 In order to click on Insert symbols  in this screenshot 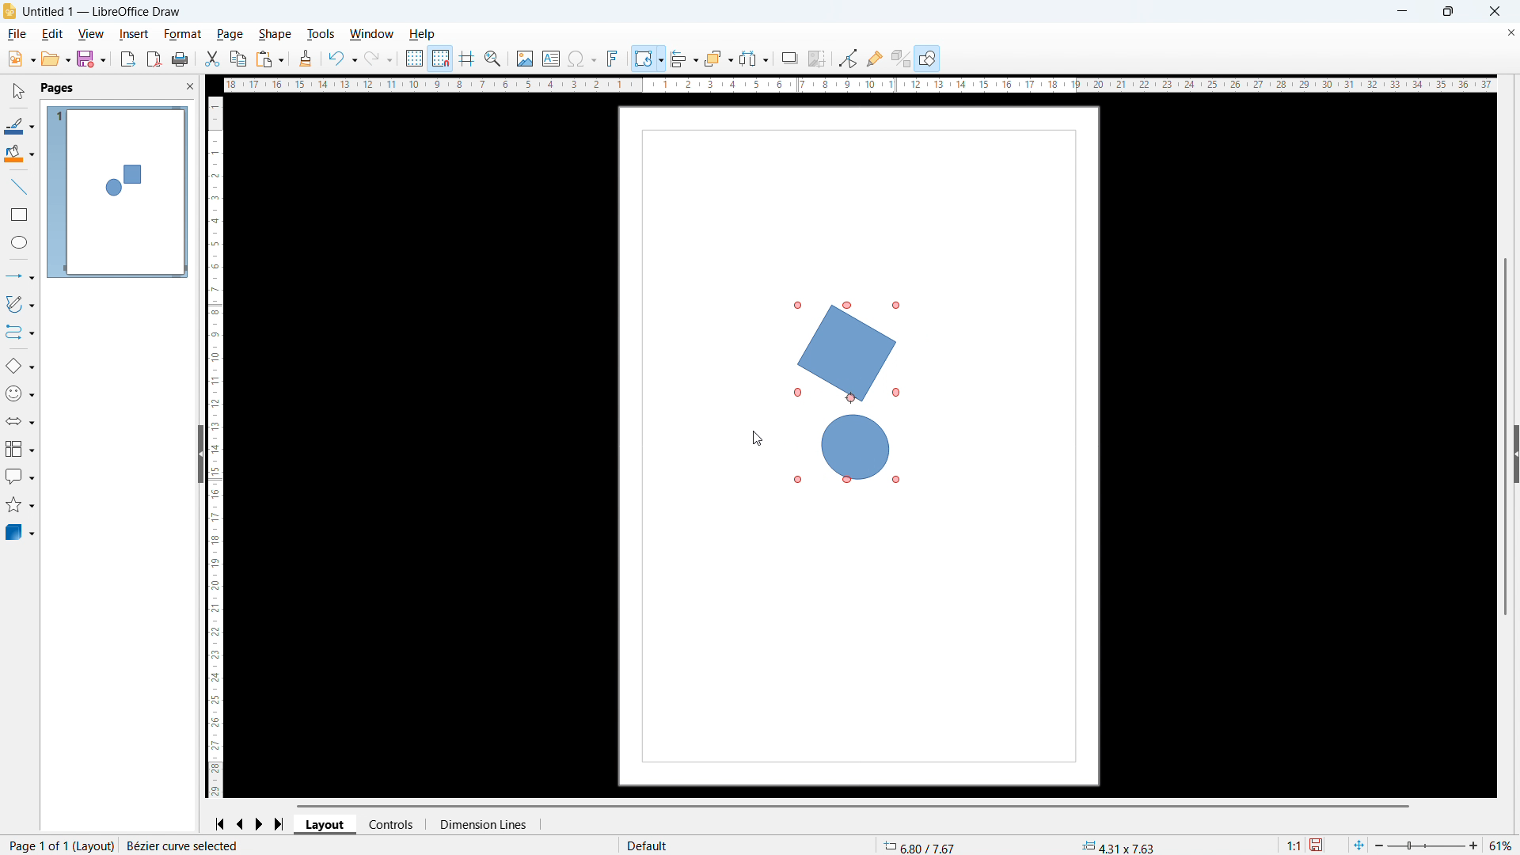, I will do `click(582, 59)`.